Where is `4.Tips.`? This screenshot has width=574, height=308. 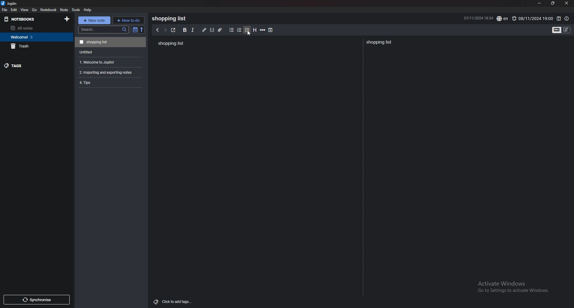 4.Tips. is located at coordinates (110, 82).